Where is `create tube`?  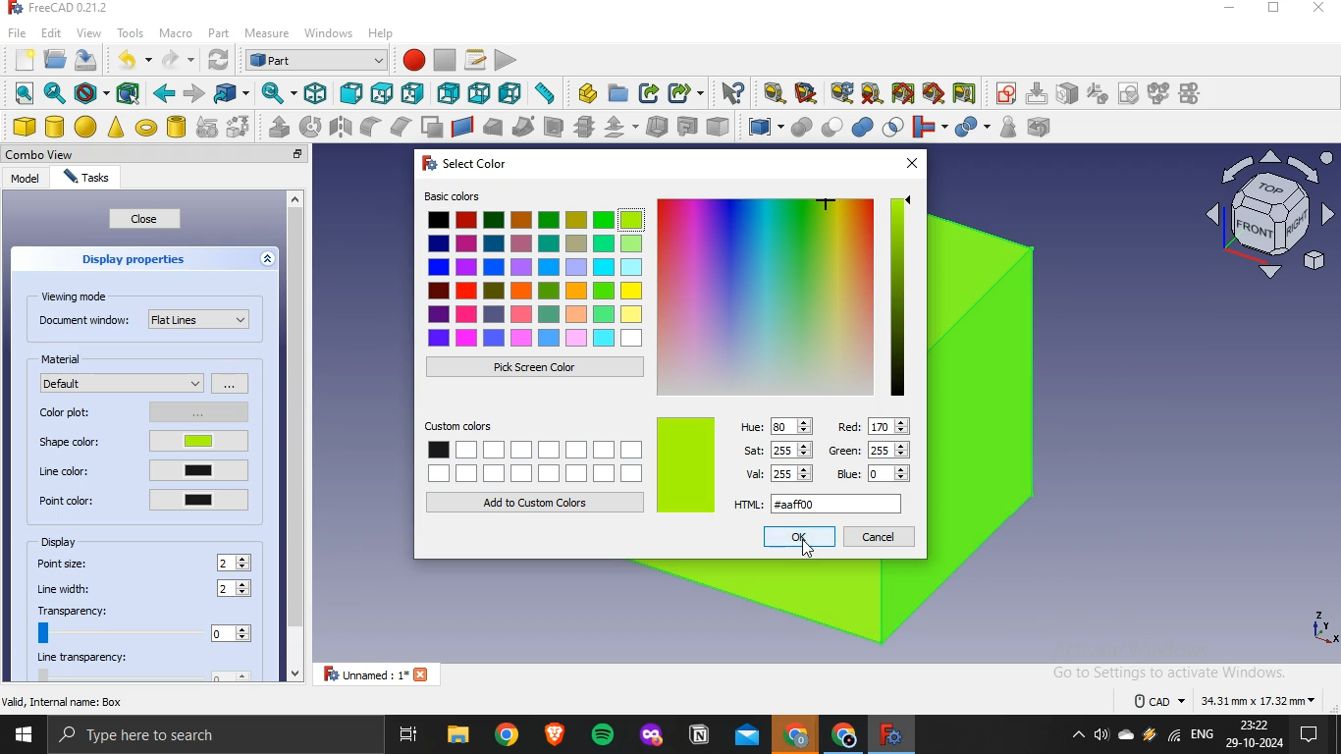 create tube is located at coordinates (176, 127).